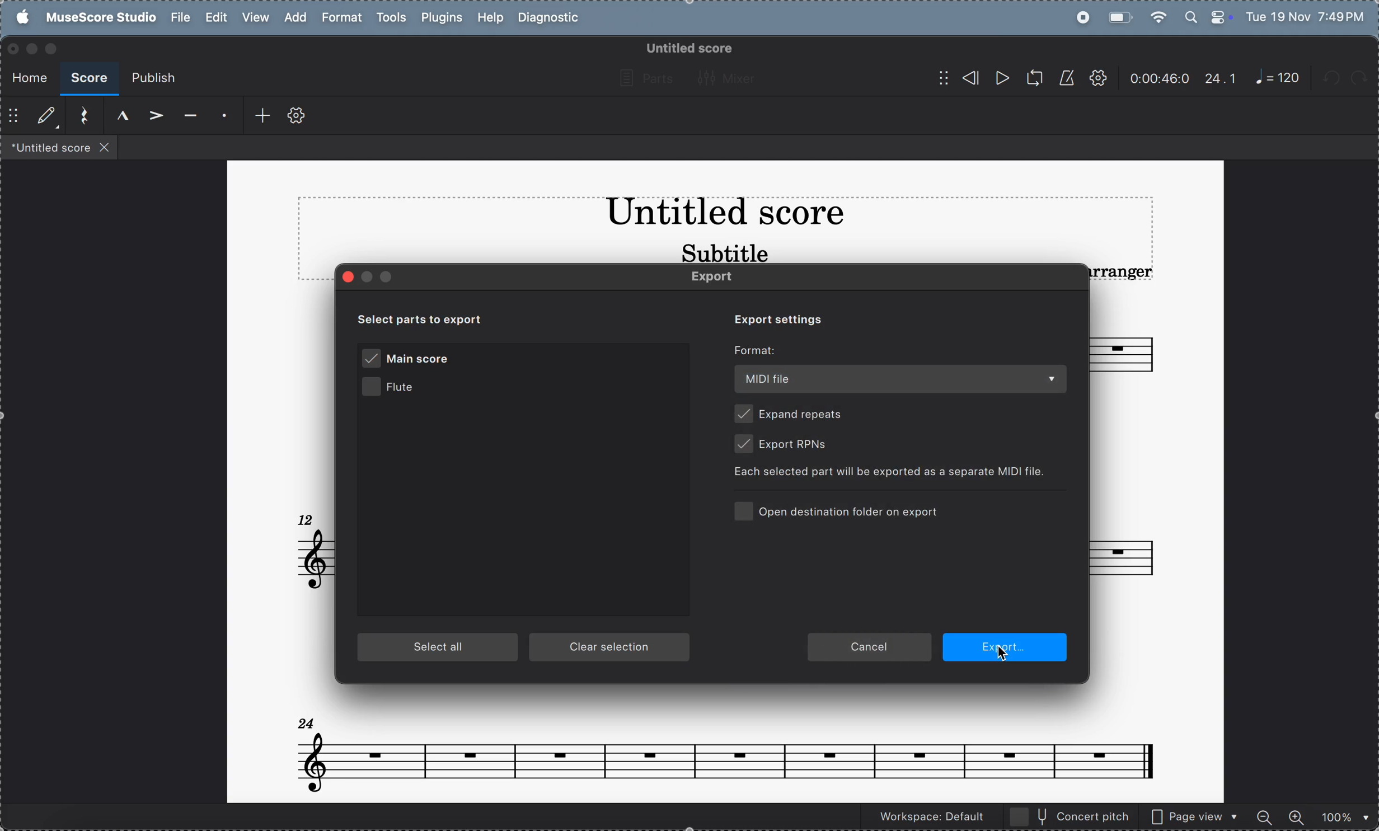 The width and height of the screenshot is (1379, 831). I want to click on close, so click(349, 277).